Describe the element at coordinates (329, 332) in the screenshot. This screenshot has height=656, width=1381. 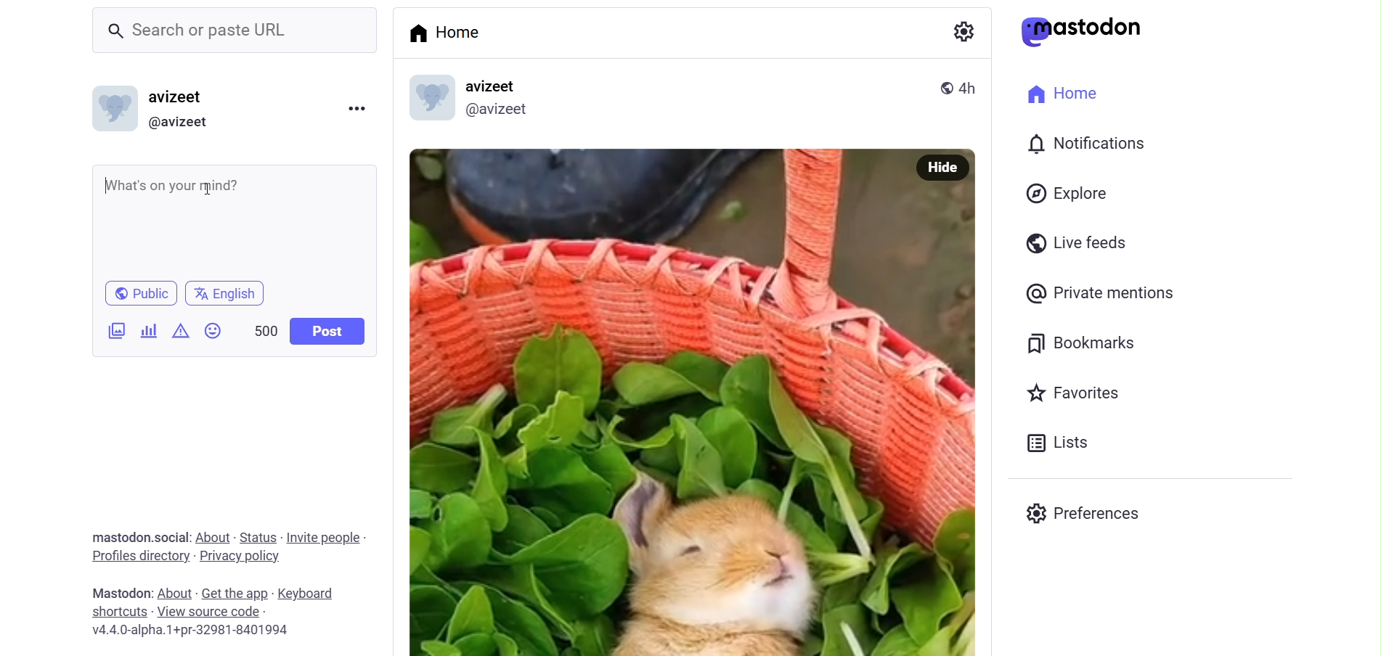
I see `Post` at that location.